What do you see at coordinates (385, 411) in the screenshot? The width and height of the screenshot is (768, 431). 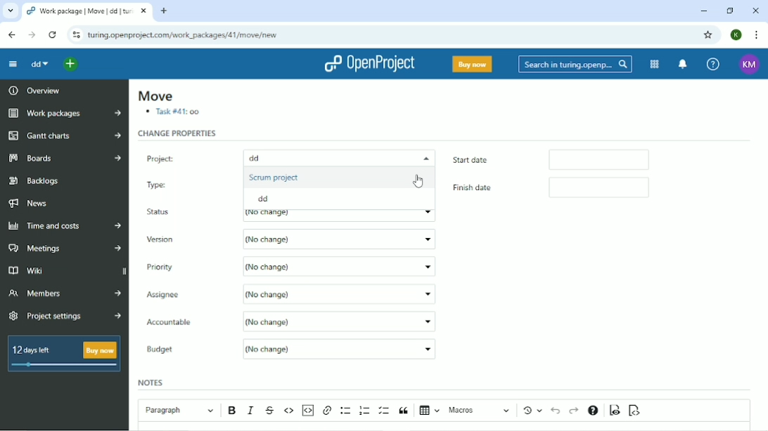 I see `To-do list` at bounding box center [385, 411].